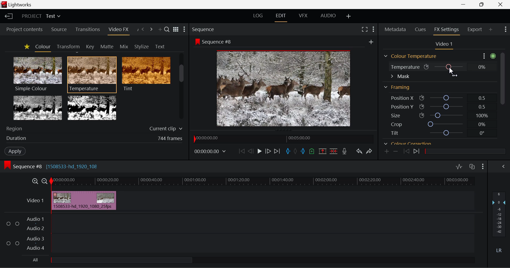 This screenshot has height=268, width=510. Describe the element at coordinates (464, 4) in the screenshot. I see `Restore Down` at that location.